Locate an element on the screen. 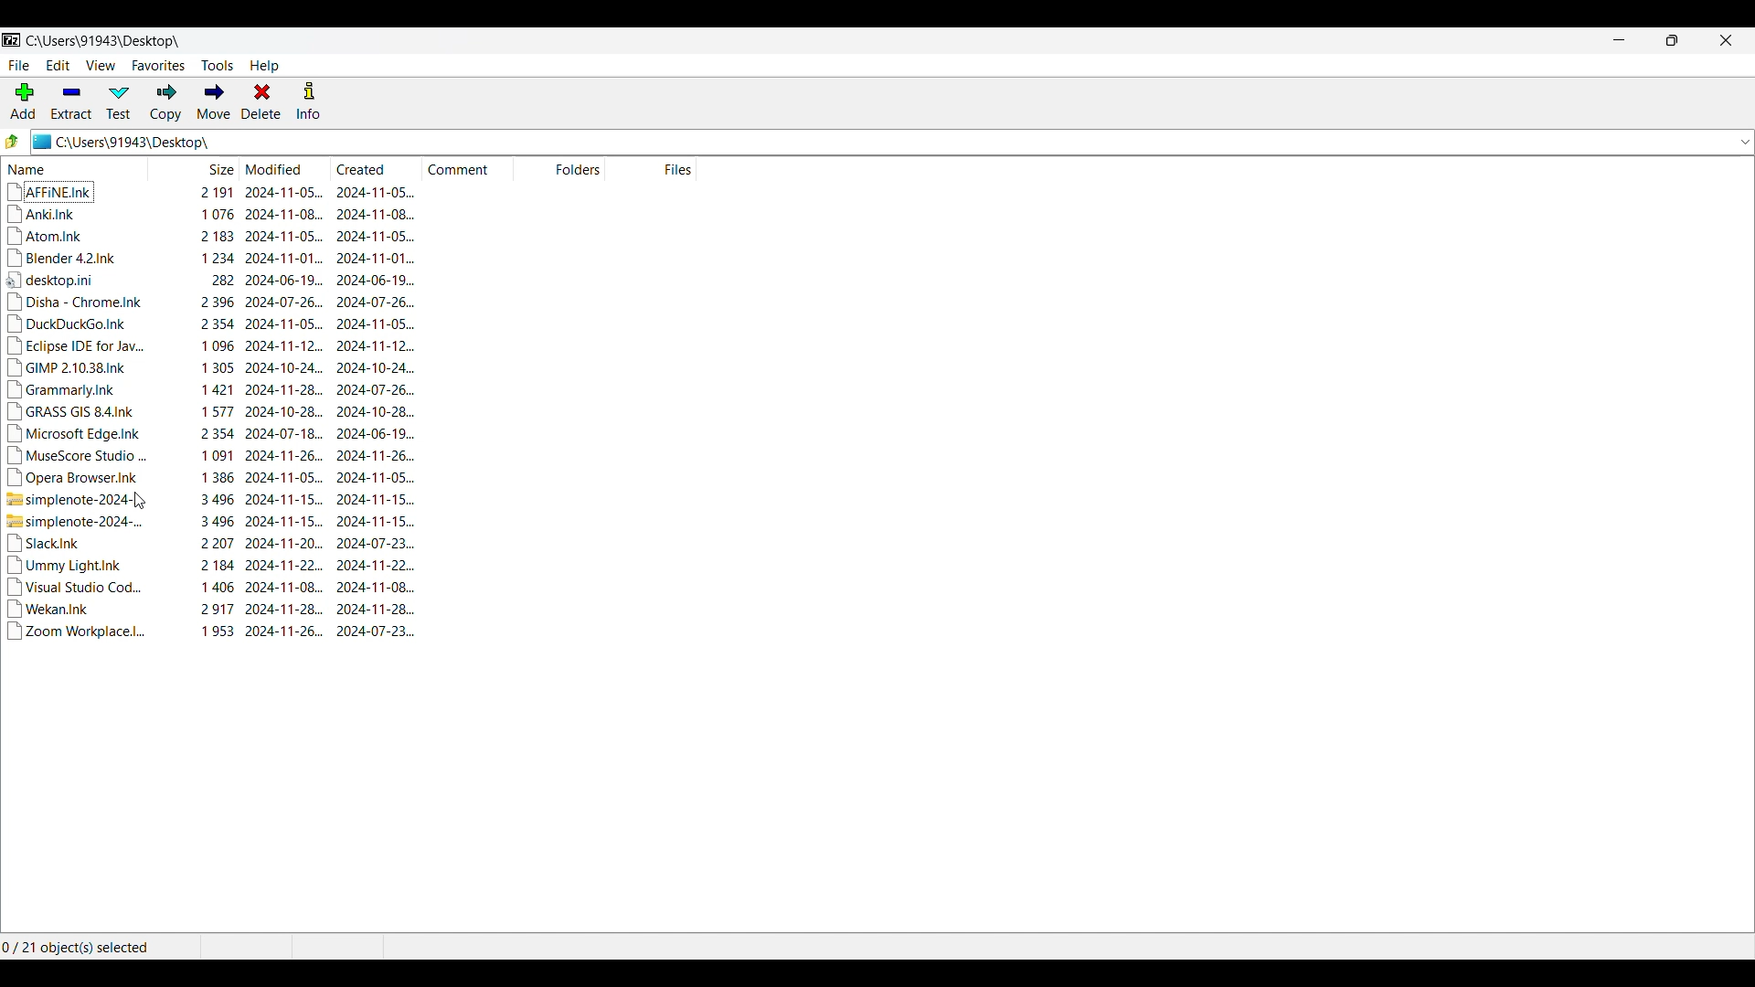 The image size is (1755, 987). Tools is located at coordinates (218, 66).